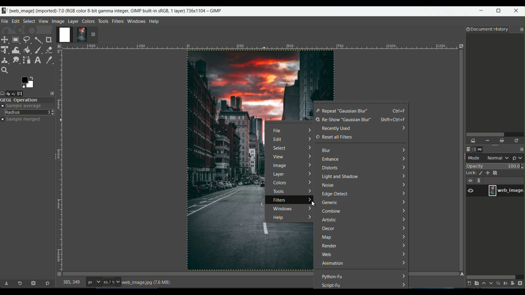  I want to click on layers, so click(467, 149).